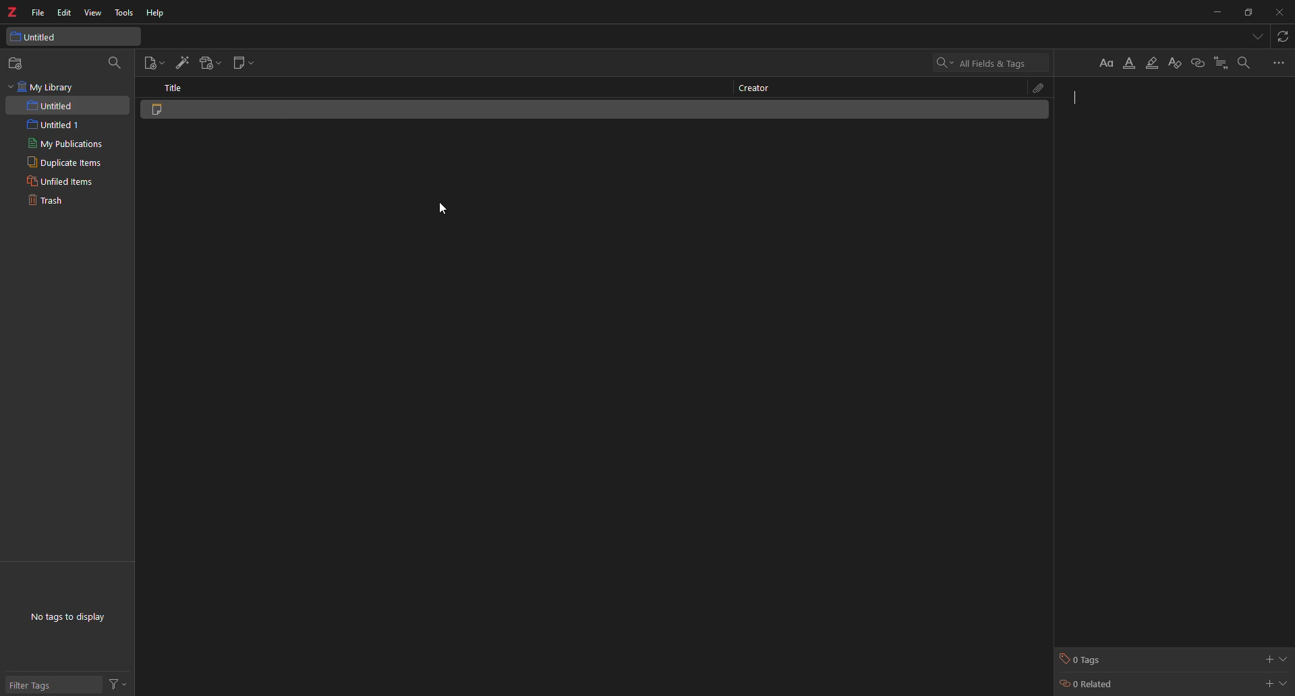 This screenshot has width=1295, height=696. Describe the element at coordinates (1247, 61) in the screenshot. I see `find and replace` at that location.